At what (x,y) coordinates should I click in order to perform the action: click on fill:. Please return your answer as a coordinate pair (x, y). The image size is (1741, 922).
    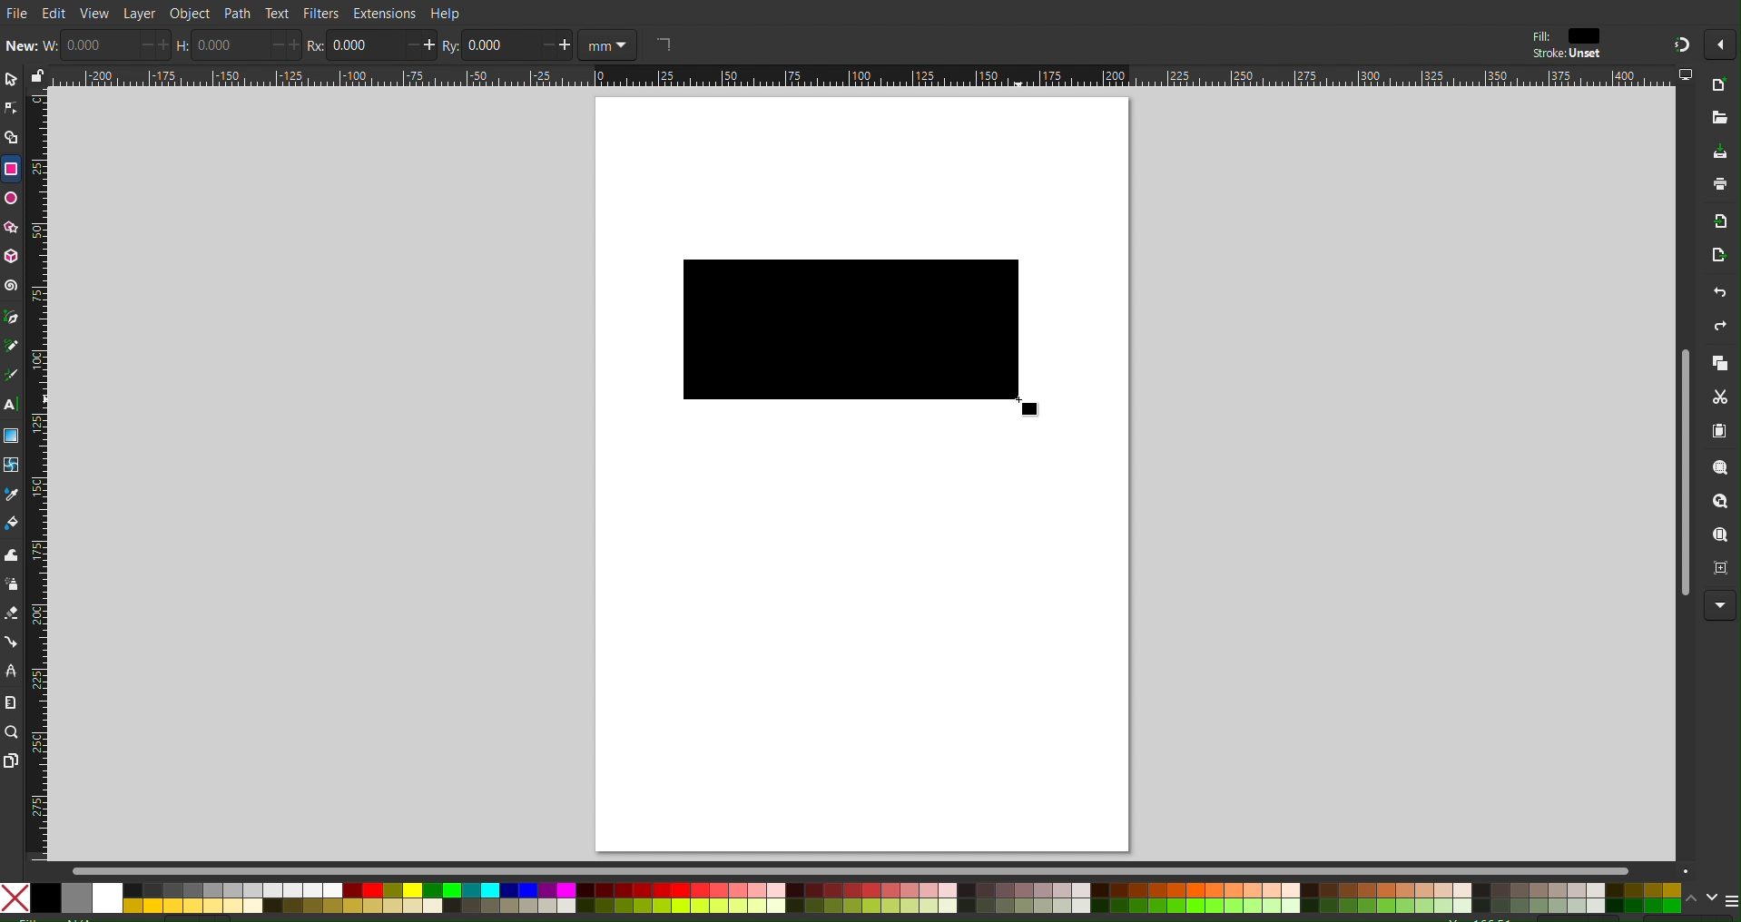
    Looking at the image, I should click on (1539, 34).